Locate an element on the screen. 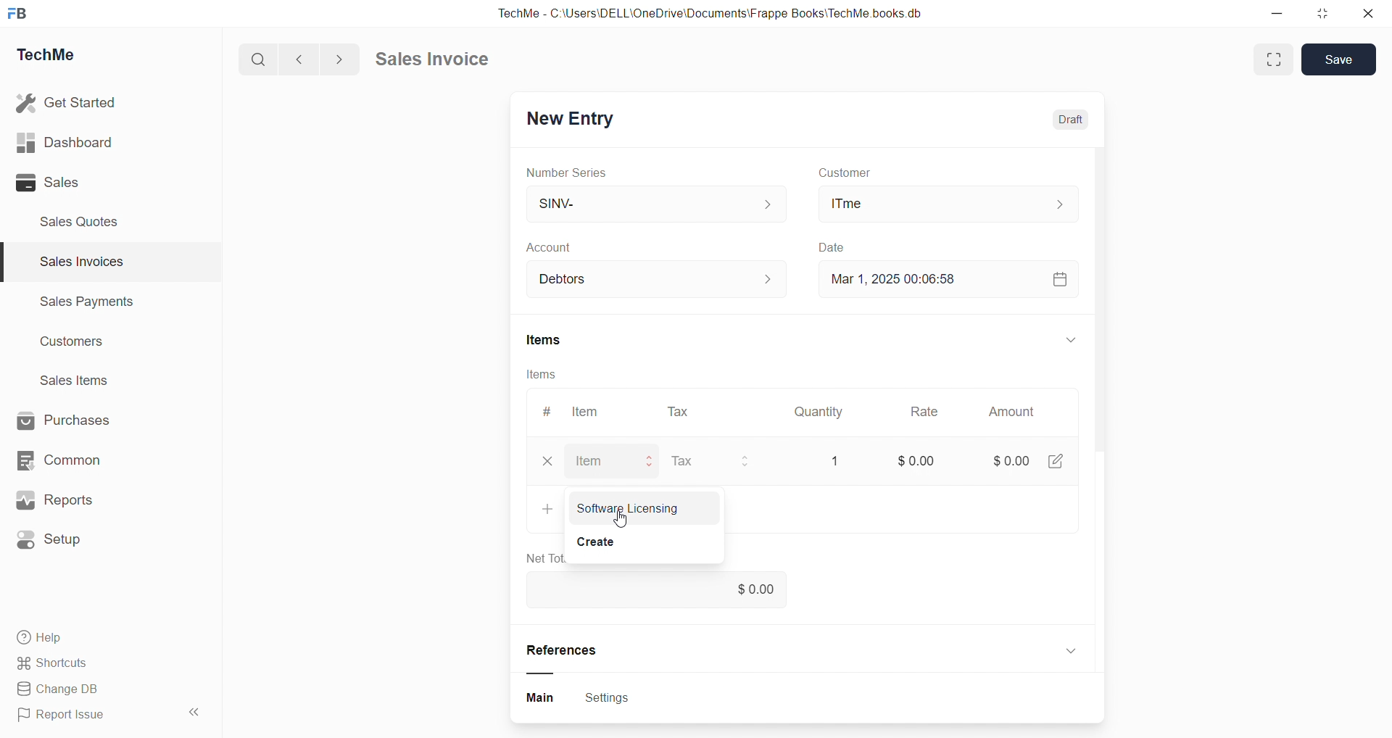  References is located at coordinates (577, 650).